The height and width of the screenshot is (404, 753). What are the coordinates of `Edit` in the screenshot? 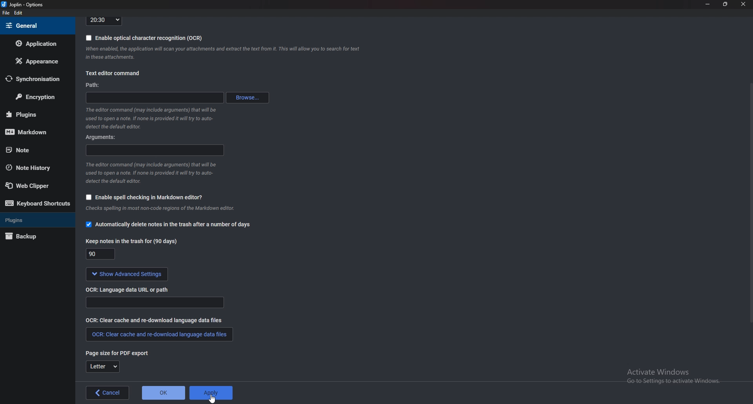 It's located at (18, 13).